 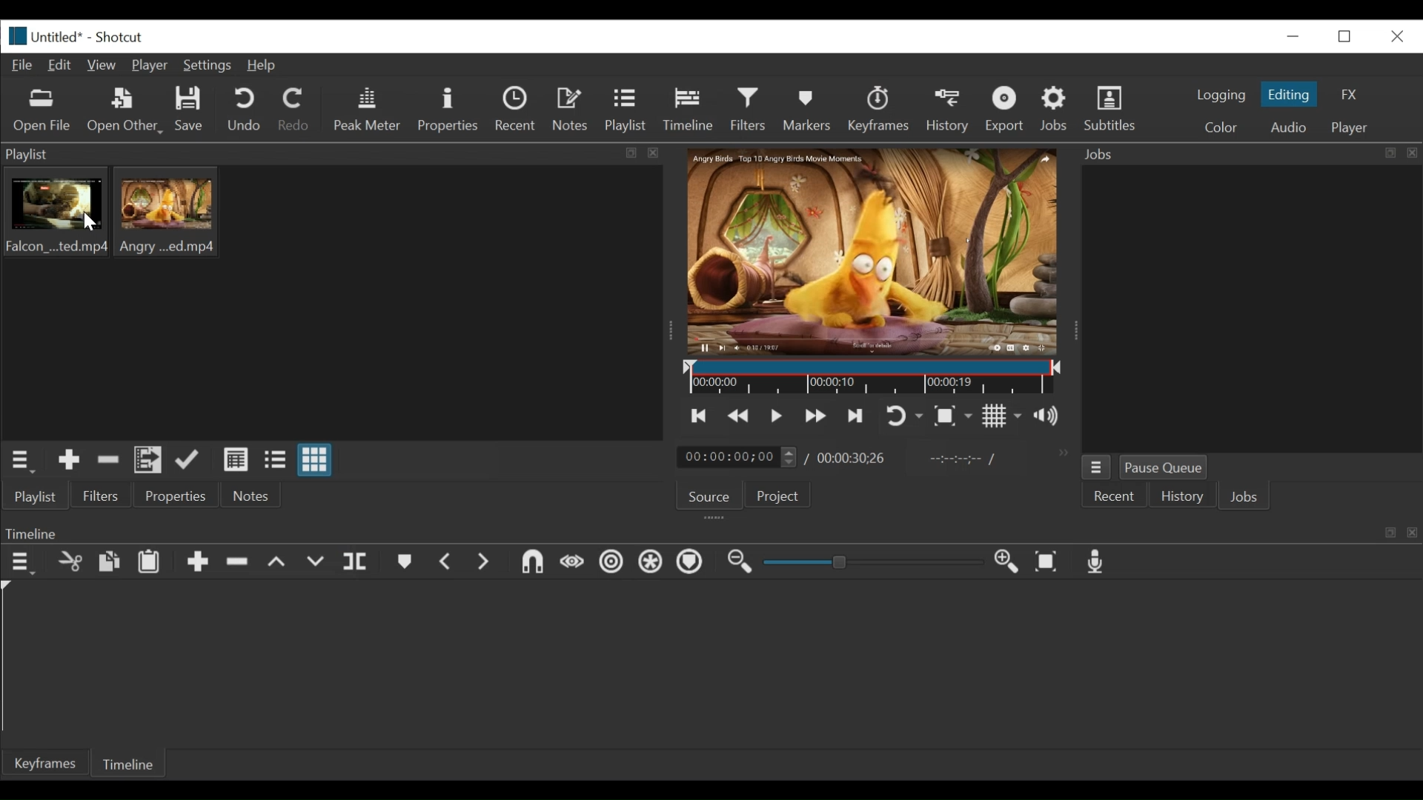 What do you see at coordinates (47, 763) in the screenshot?
I see `Keyframes` at bounding box center [47, 763].